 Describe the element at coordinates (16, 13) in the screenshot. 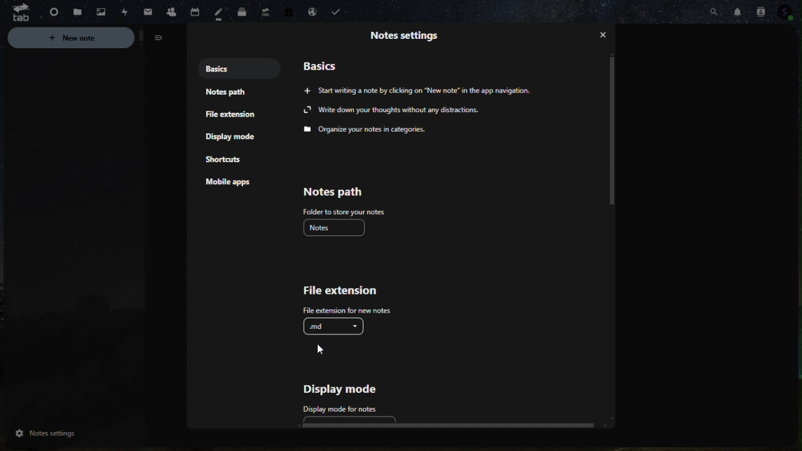

I see `tab` at that location.